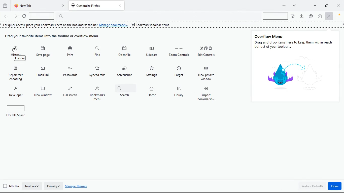 This screenshot has width=344, height=193. What do you see at coordinates (71, 72) in the screenshot?
I see `passwords` at bounding box center [71, 72].